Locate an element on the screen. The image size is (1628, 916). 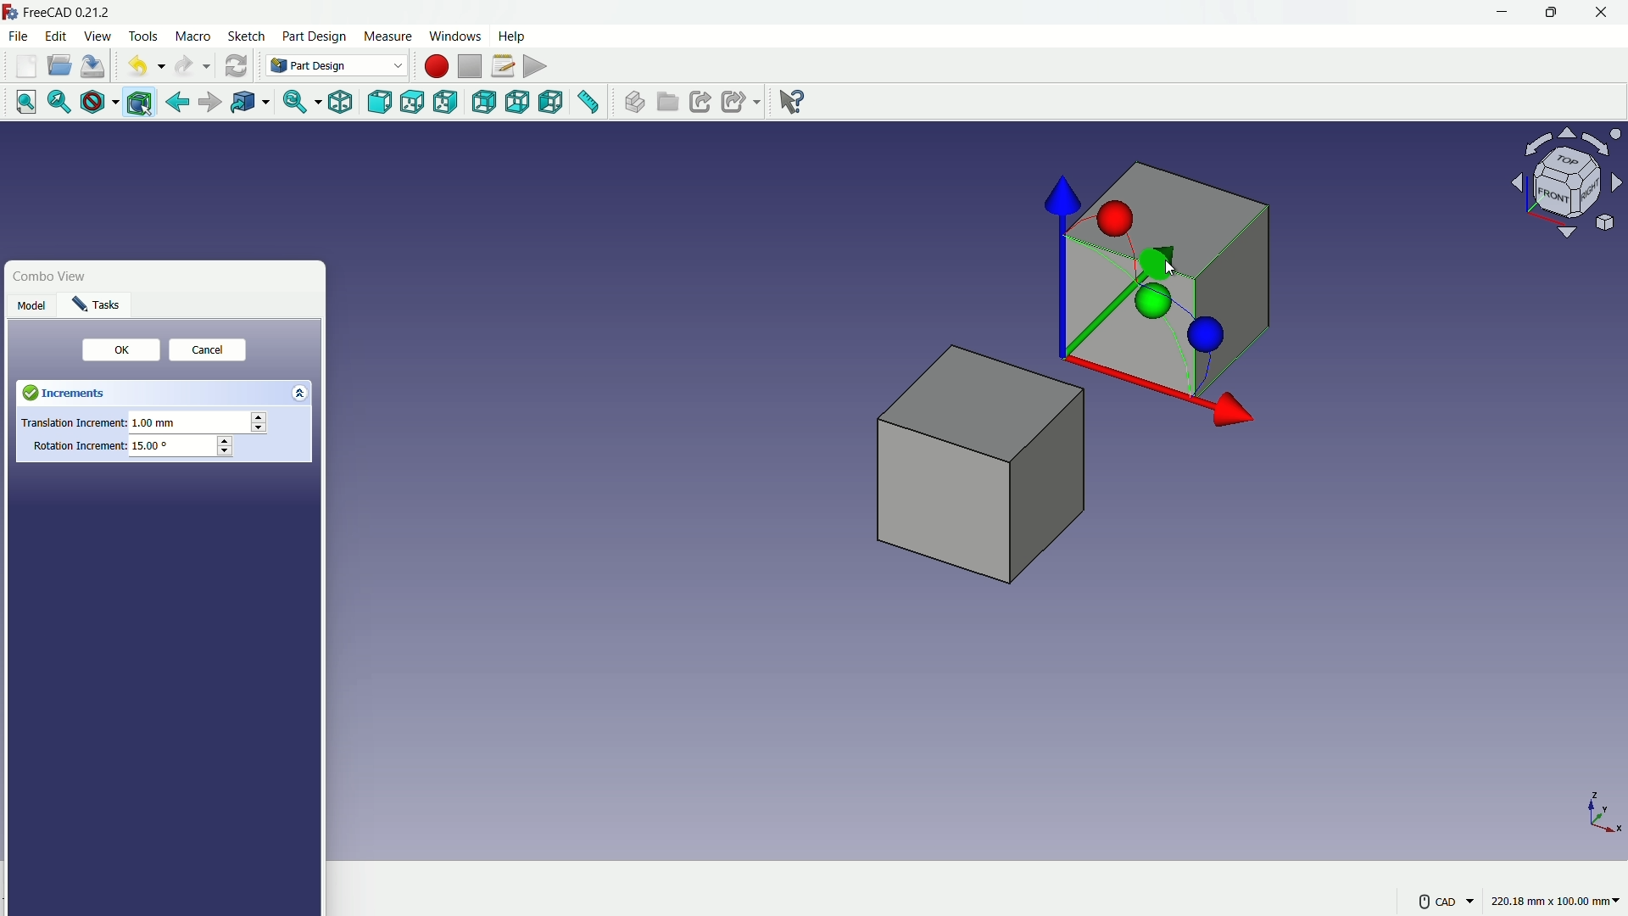
15.00 is located at coordinates (151, 445).